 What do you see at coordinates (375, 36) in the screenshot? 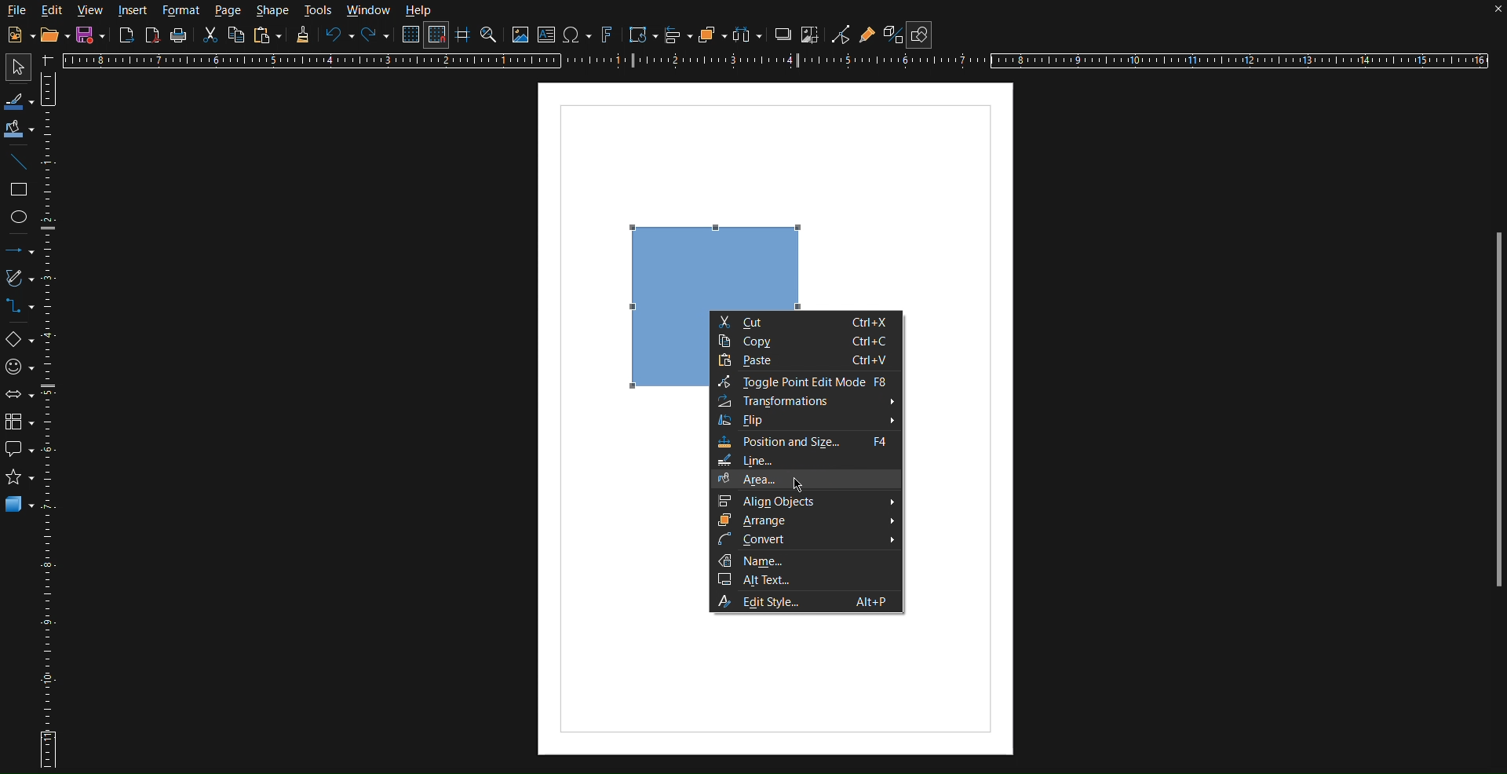
I see `Redo` at bounding box center [375, 36].